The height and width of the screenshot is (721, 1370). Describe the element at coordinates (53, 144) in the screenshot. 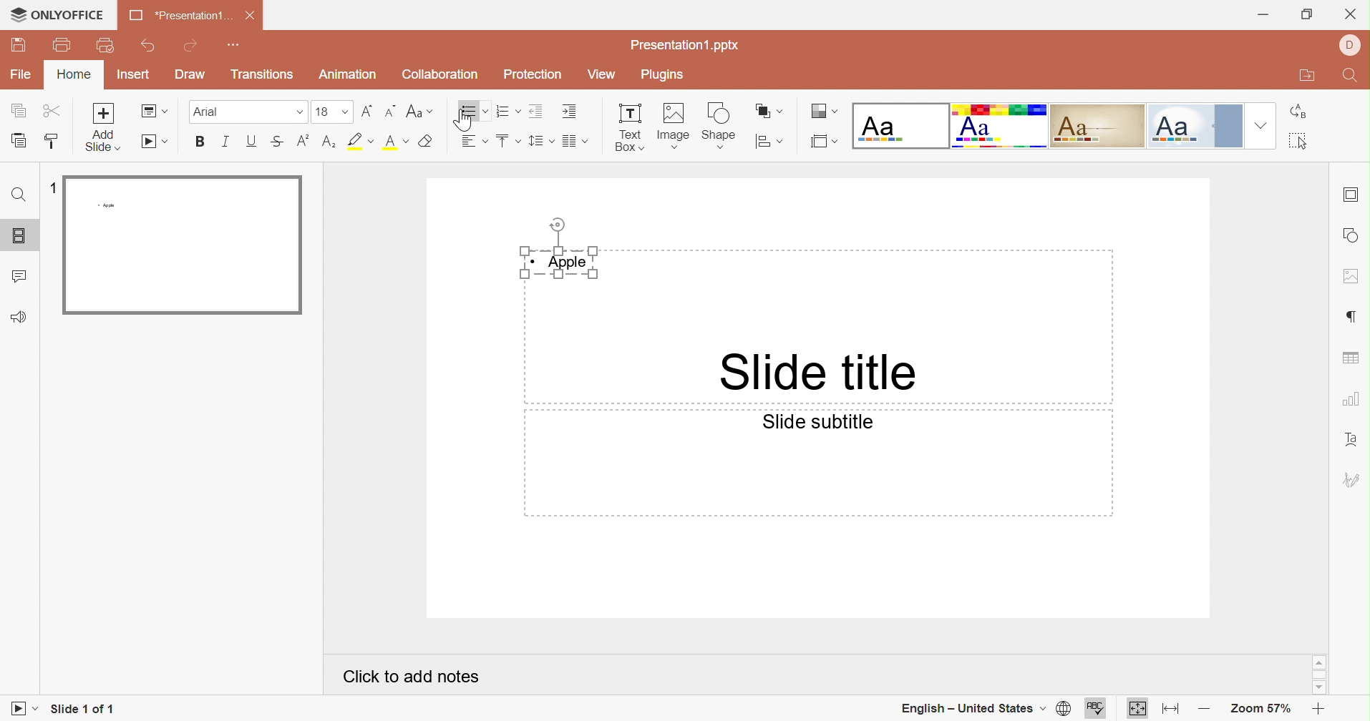

I see `Copy style` at that location.